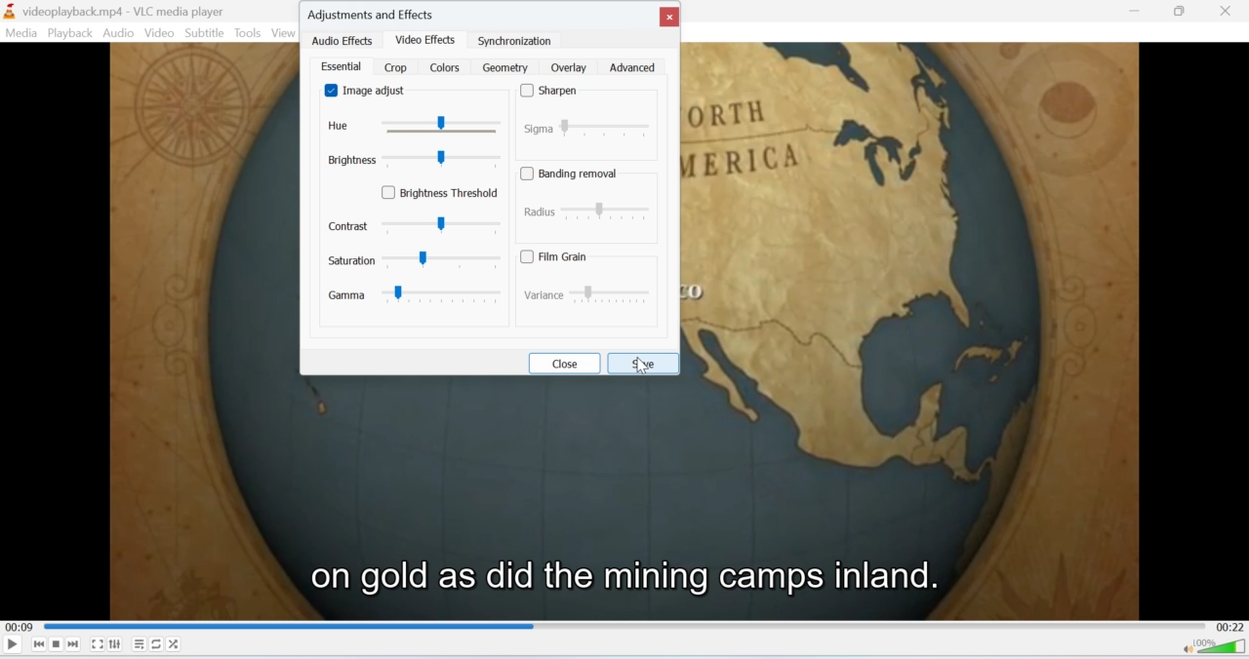  I want to click on Media, so click(21, 33).